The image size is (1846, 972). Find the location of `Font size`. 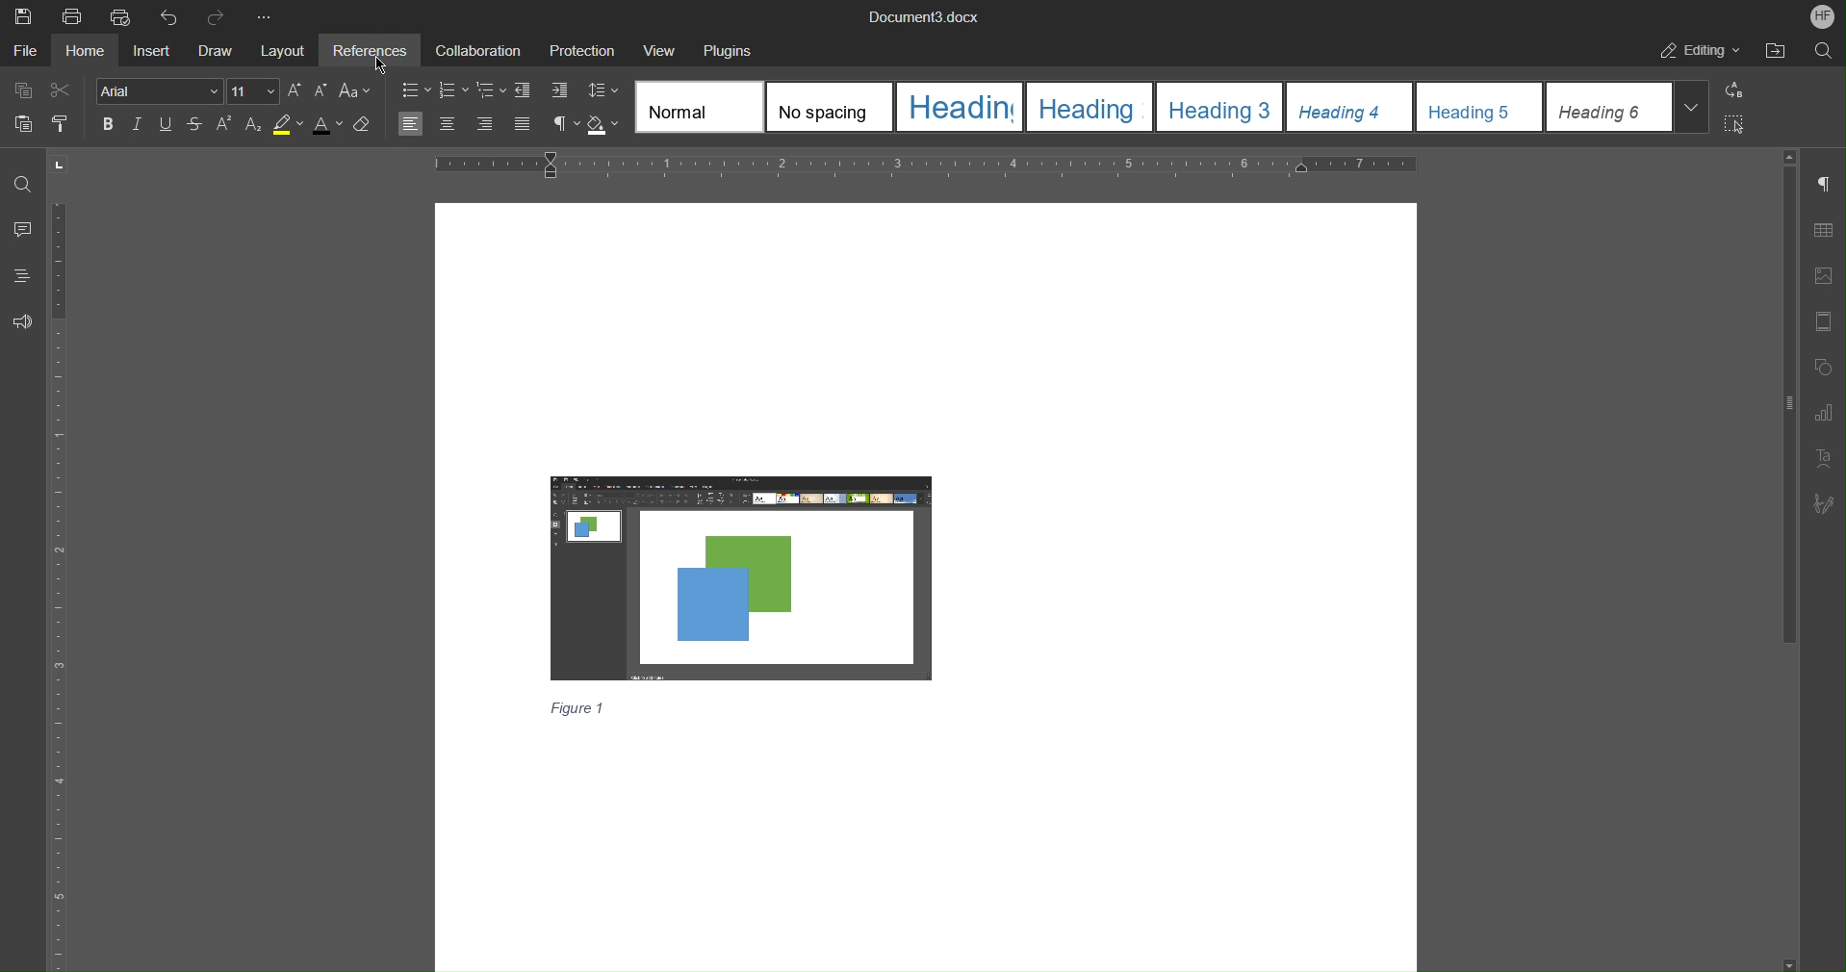

Font size is located at coordinates (257, 91).